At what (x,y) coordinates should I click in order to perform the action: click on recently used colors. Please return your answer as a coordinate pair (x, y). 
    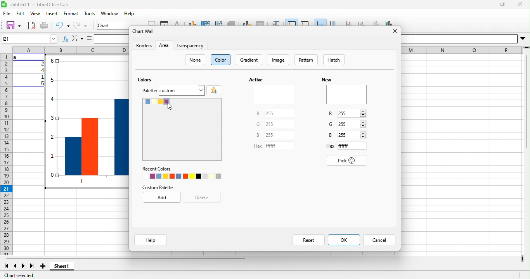
    Looking at the image, I should click on (182, 176).